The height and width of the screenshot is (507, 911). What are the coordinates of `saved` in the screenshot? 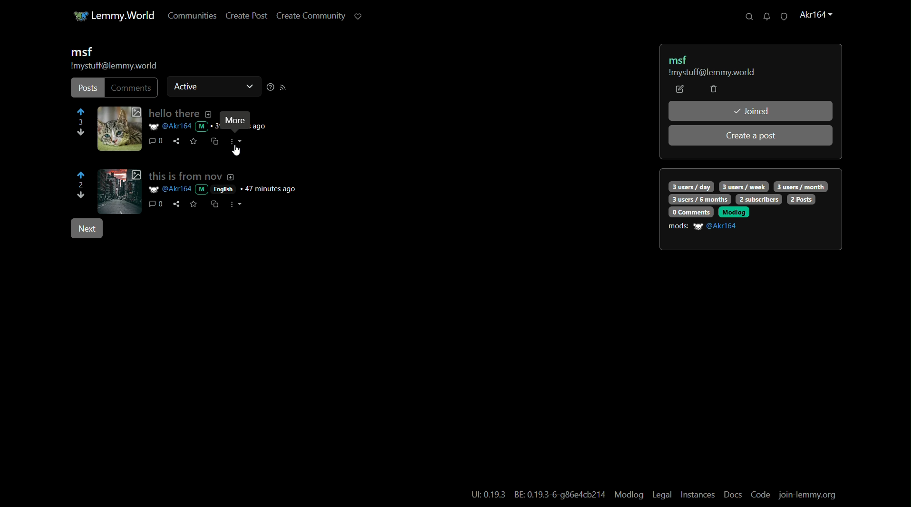 It's located at (194, 141).